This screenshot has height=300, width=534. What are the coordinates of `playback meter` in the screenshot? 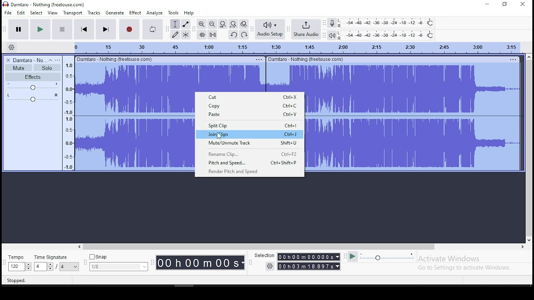 It's located at (331, 35).